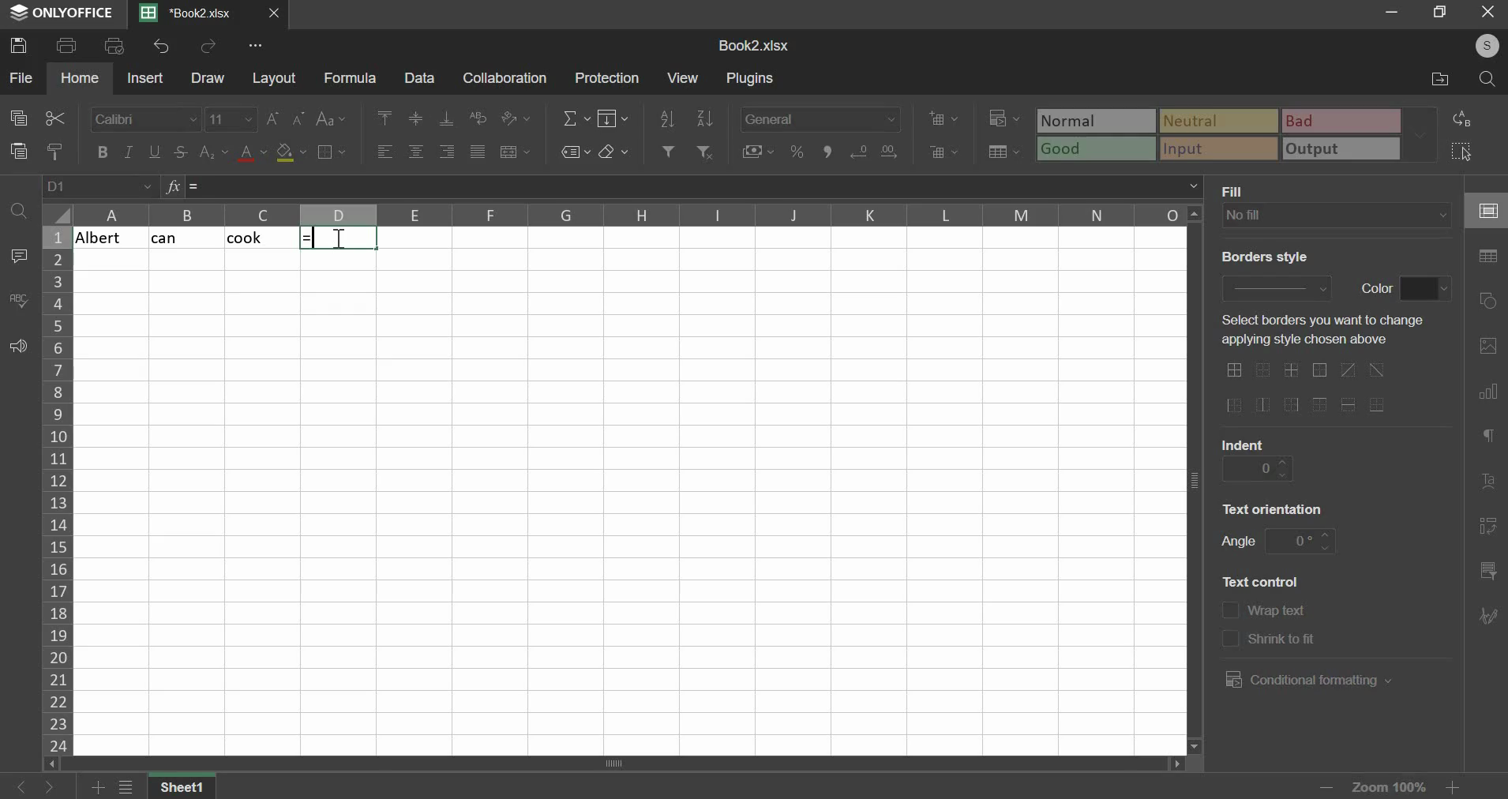 The image size is (1508, 799). What do you see at coordinates (1244, 442) in the screenshot?
I see `text` at bounding box center [1244, 442].